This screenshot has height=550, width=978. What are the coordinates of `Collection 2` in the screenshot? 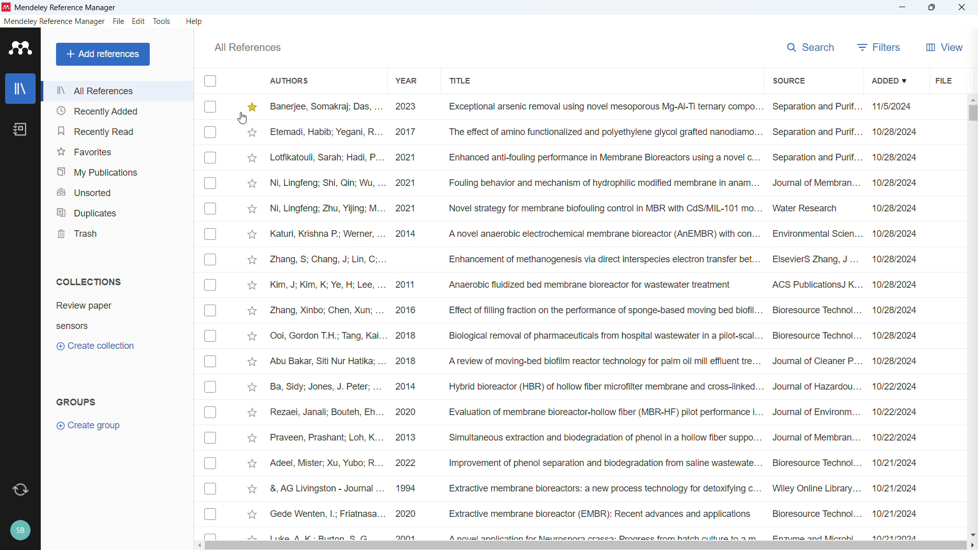 It's located at (72, 327).